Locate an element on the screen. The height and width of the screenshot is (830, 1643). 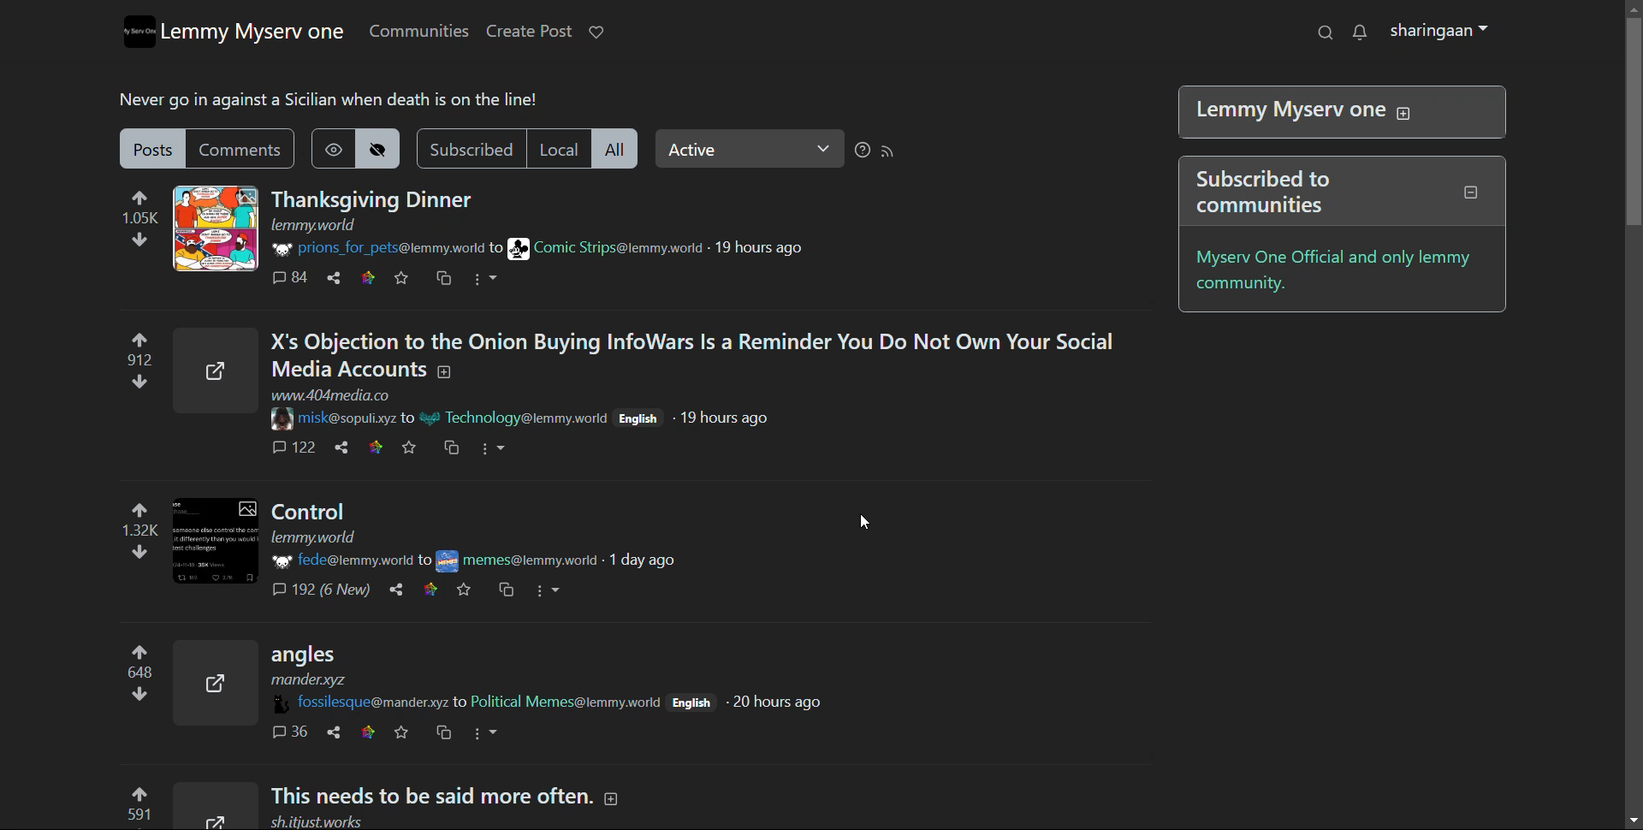
username is located at coordinates (341, 417).